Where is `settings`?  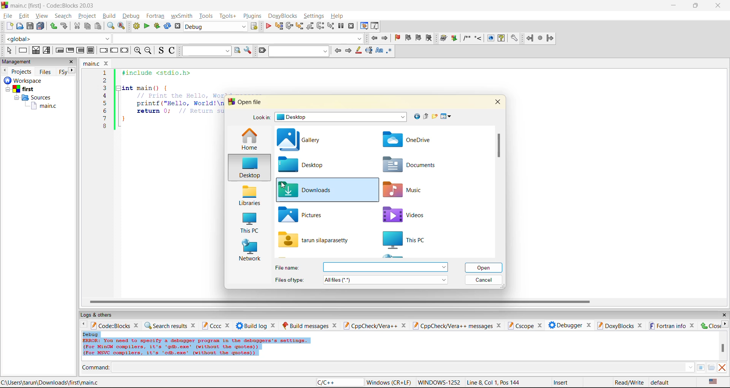
settings is located at coordinates (314, 16).